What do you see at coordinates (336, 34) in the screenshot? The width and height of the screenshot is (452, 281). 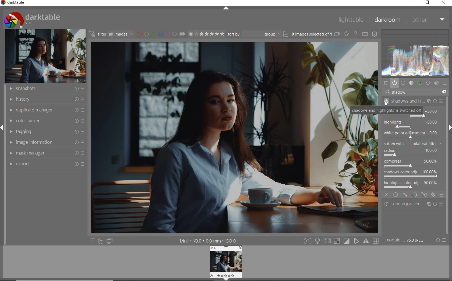 I see `collapse grouped images` at bounding box center [336, 34].